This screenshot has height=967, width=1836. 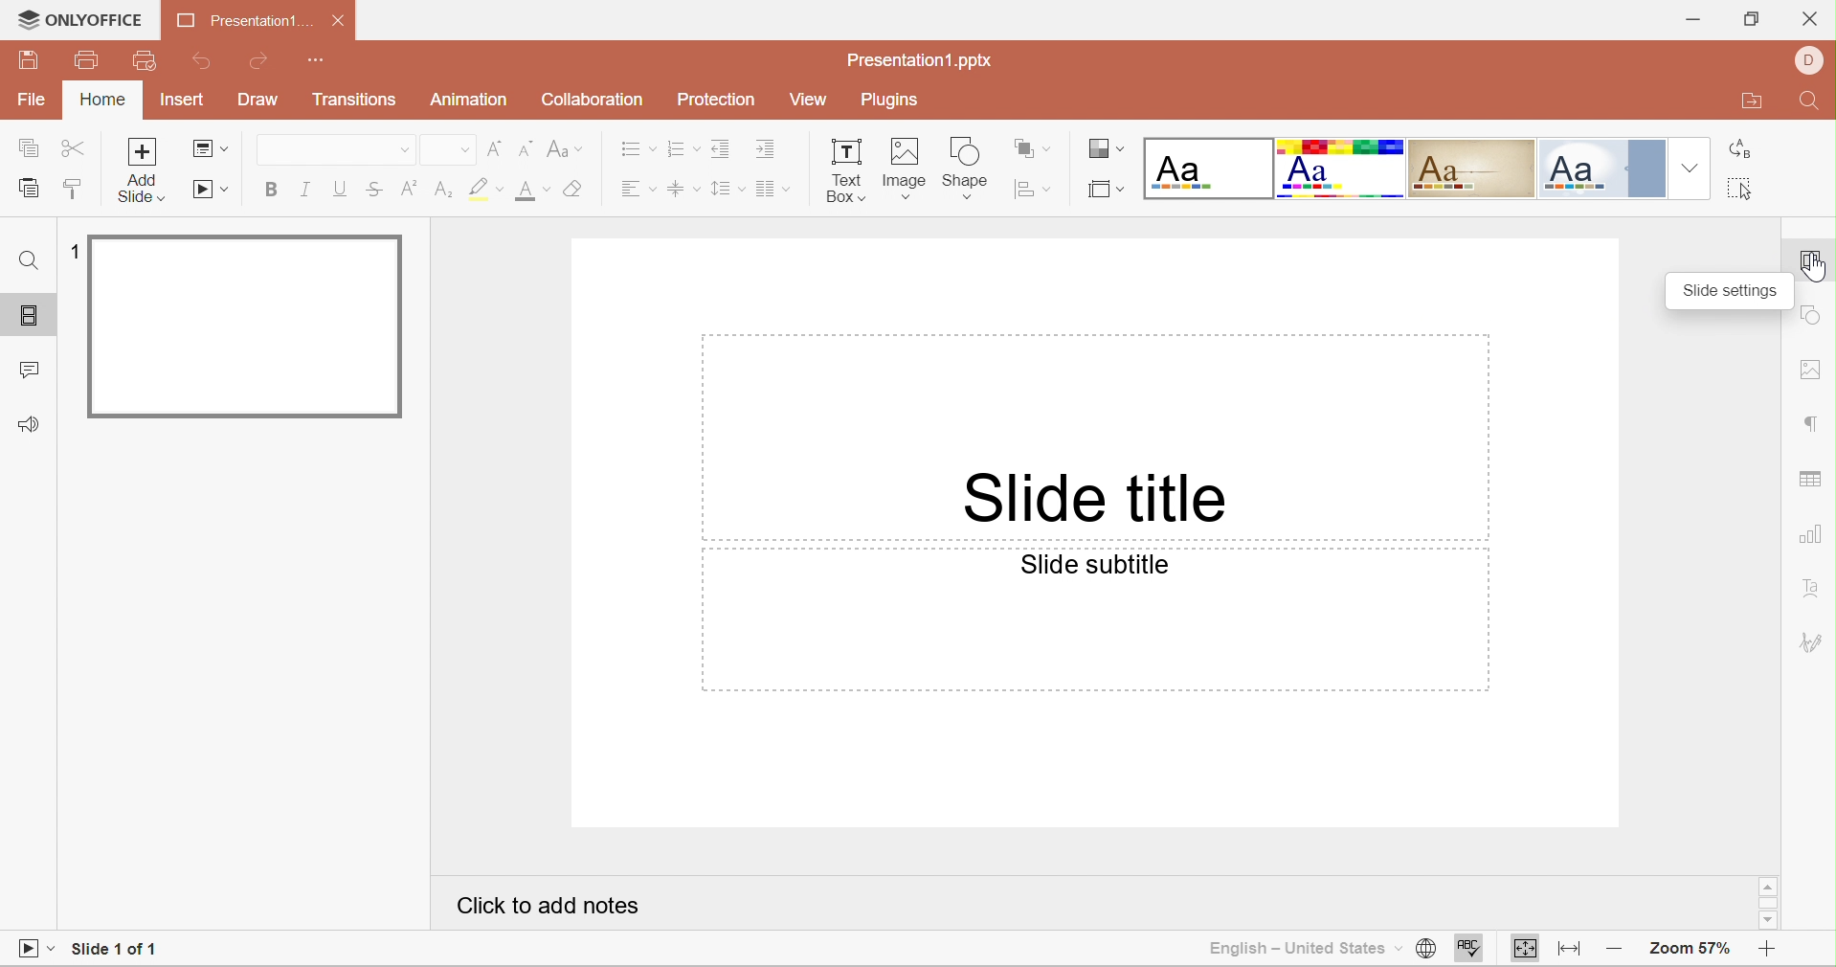 What do you see at coordinates (1768, 906) in the screenshot?
I see `Scroll Bar` at bounding box center [1768, 906].